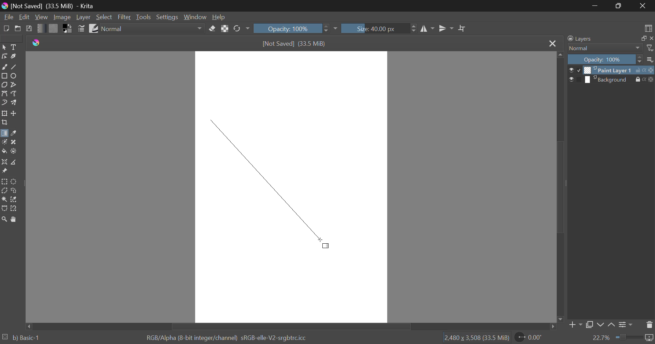  Describe the element at coordinates (601, 48) in the screenshot. I see `Normal` at that location.